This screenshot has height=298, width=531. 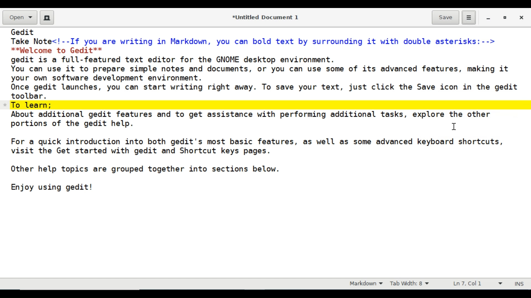 I want to click on For a quick introduction into both gedit's most basic features, as well as some advanced keyboard shortcuts,
visit the Get started with gedit and Shortcut keys pages., so click(x=257, y=146).